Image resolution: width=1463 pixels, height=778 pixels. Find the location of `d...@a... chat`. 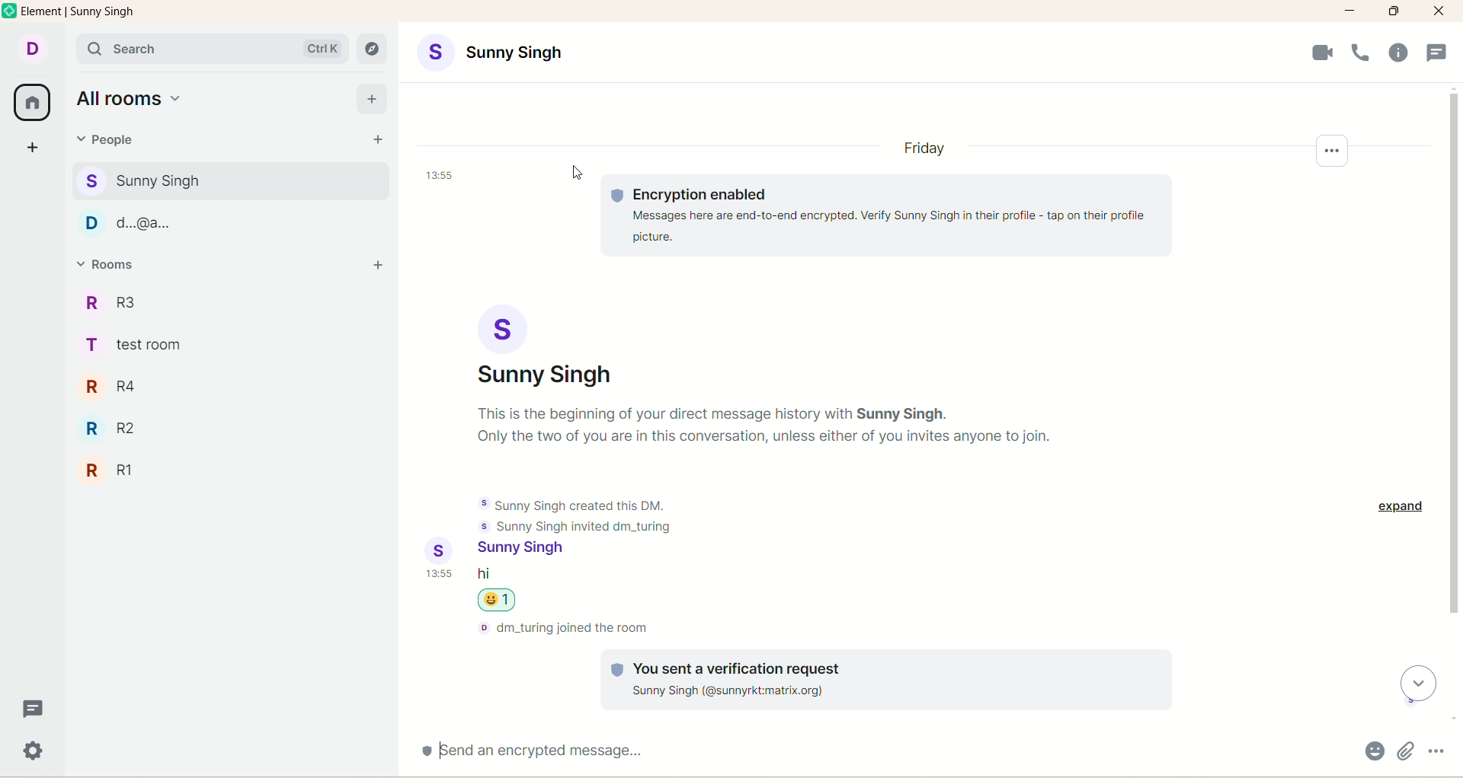

d...@a... chat is located at coordinates (228, 223).